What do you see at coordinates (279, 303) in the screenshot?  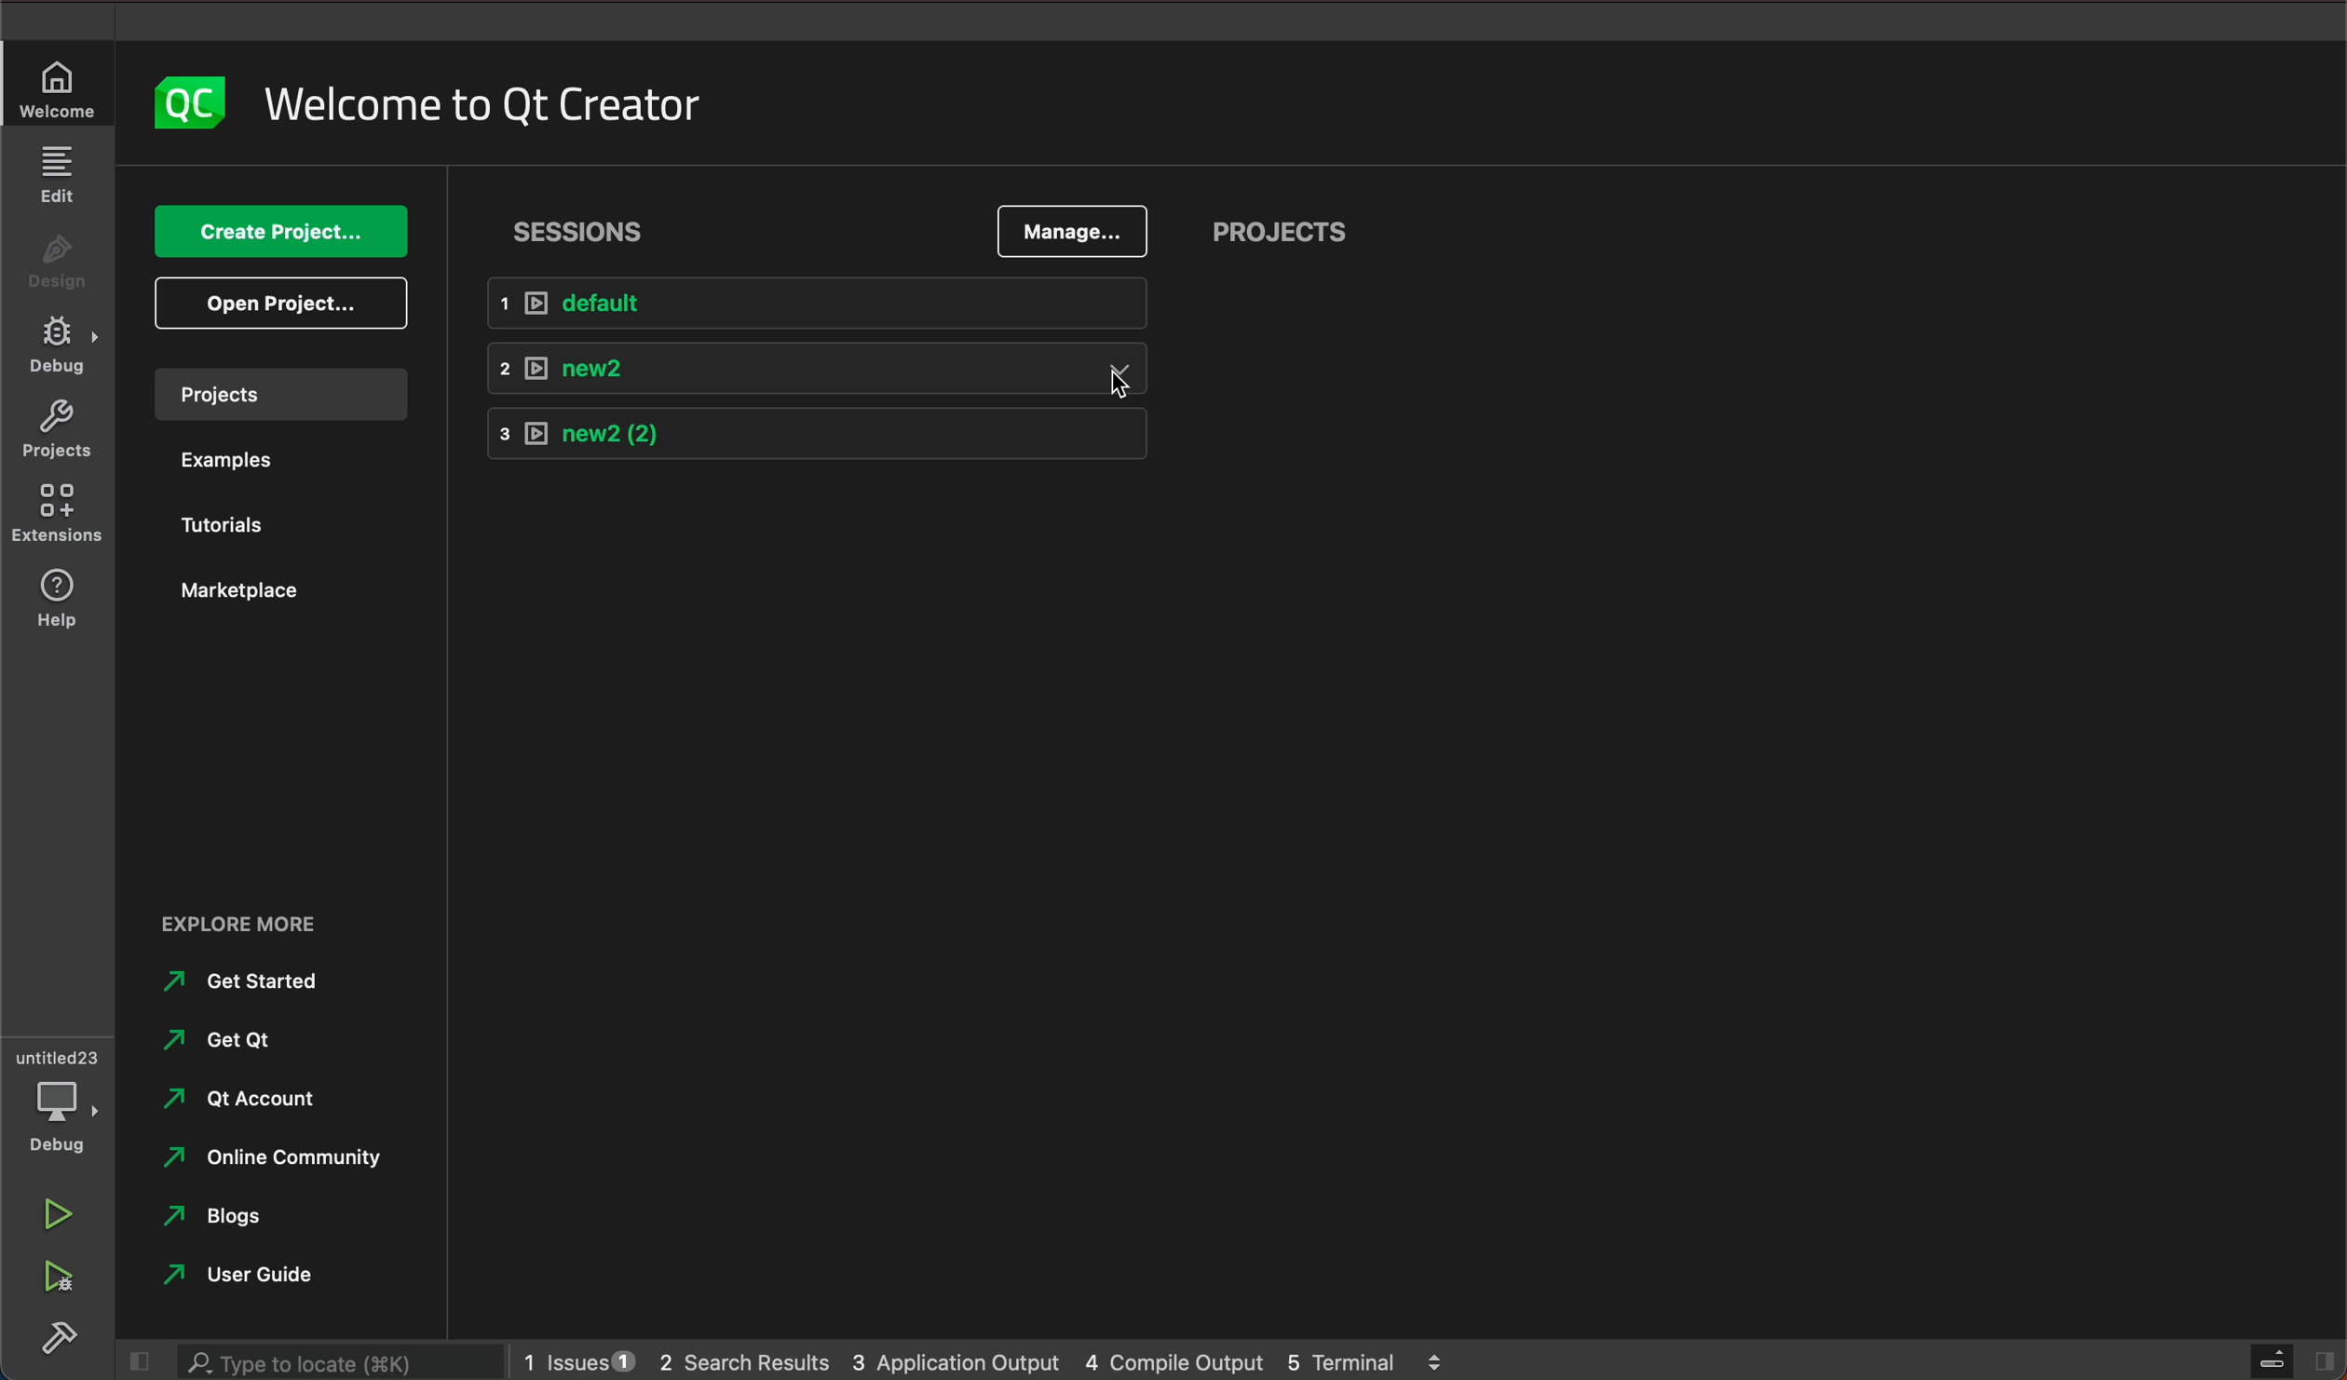 I see `open` at bounding box center [279, 303].